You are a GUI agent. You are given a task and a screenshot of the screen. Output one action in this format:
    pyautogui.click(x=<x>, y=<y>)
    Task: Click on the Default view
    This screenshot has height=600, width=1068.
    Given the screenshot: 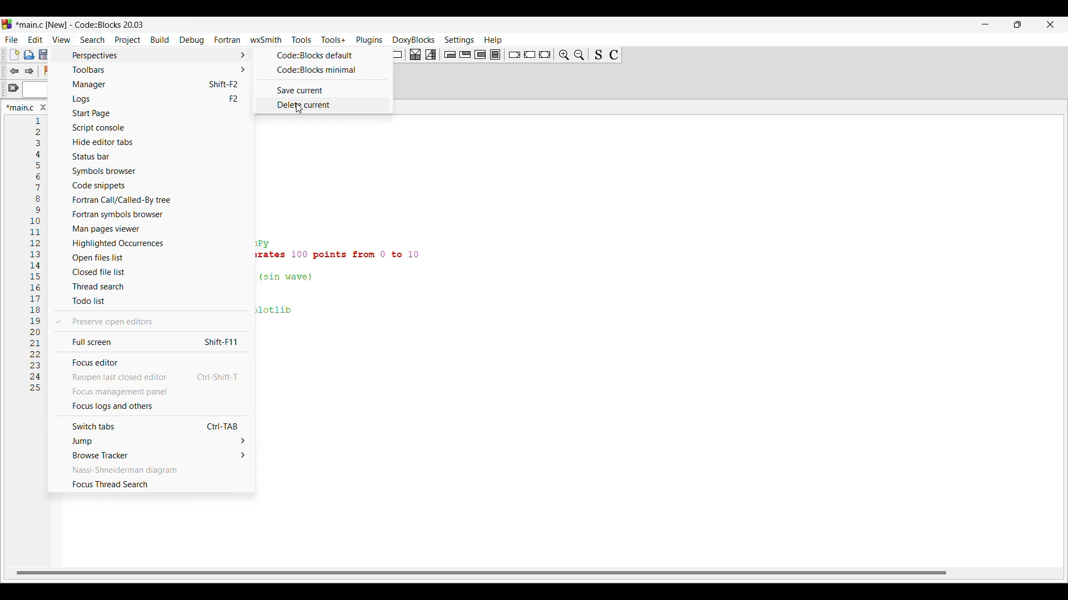 What is the action you would take?
    pyautogui.click(x=322, y=55)
    